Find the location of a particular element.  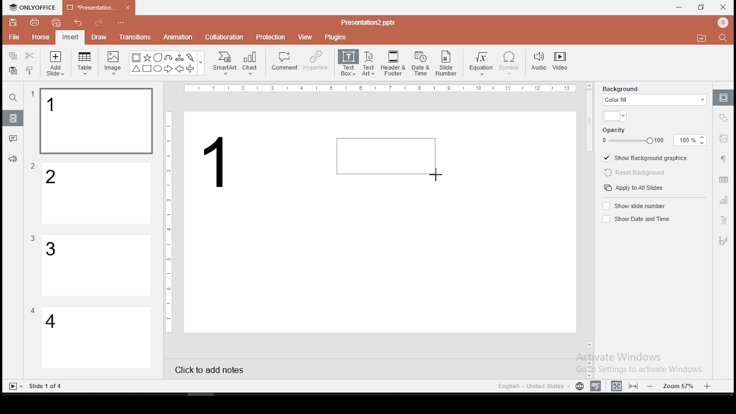

zoom level is located at coordinates (680, 385).